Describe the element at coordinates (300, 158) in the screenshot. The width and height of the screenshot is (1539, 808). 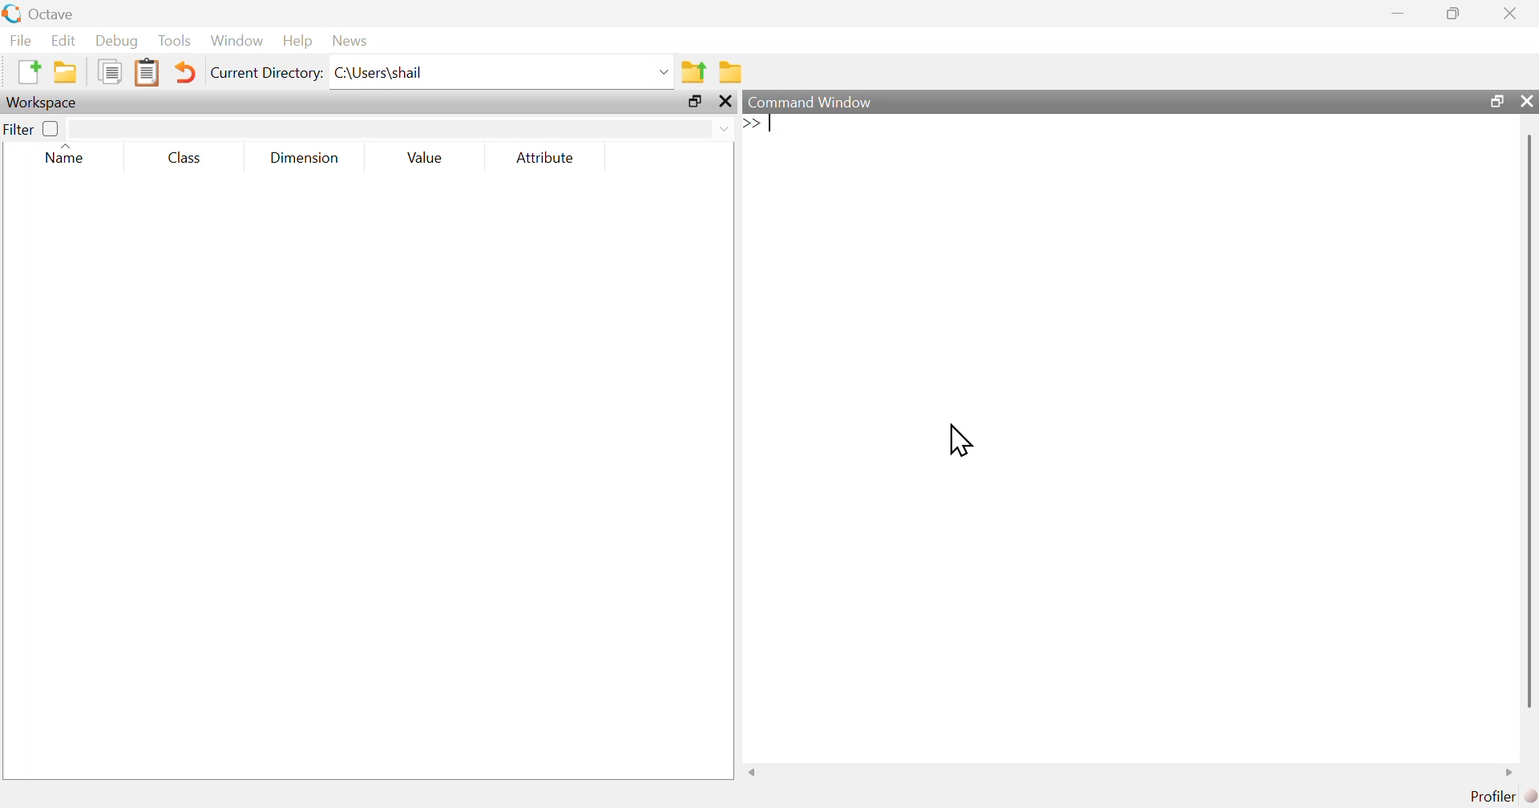
I see `Dimension` at that location.